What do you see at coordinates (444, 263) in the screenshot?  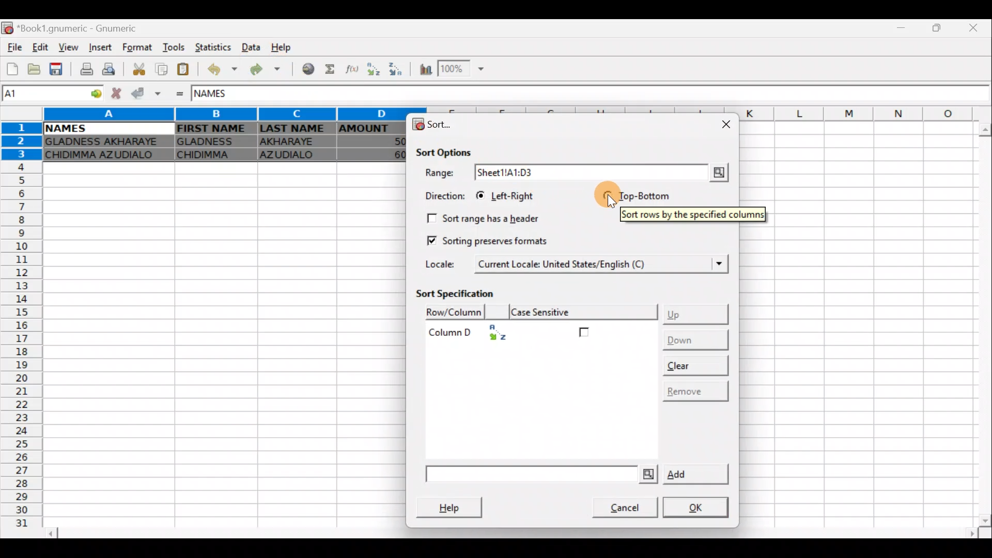 I see `Locale` at bounding box center [444, 263].